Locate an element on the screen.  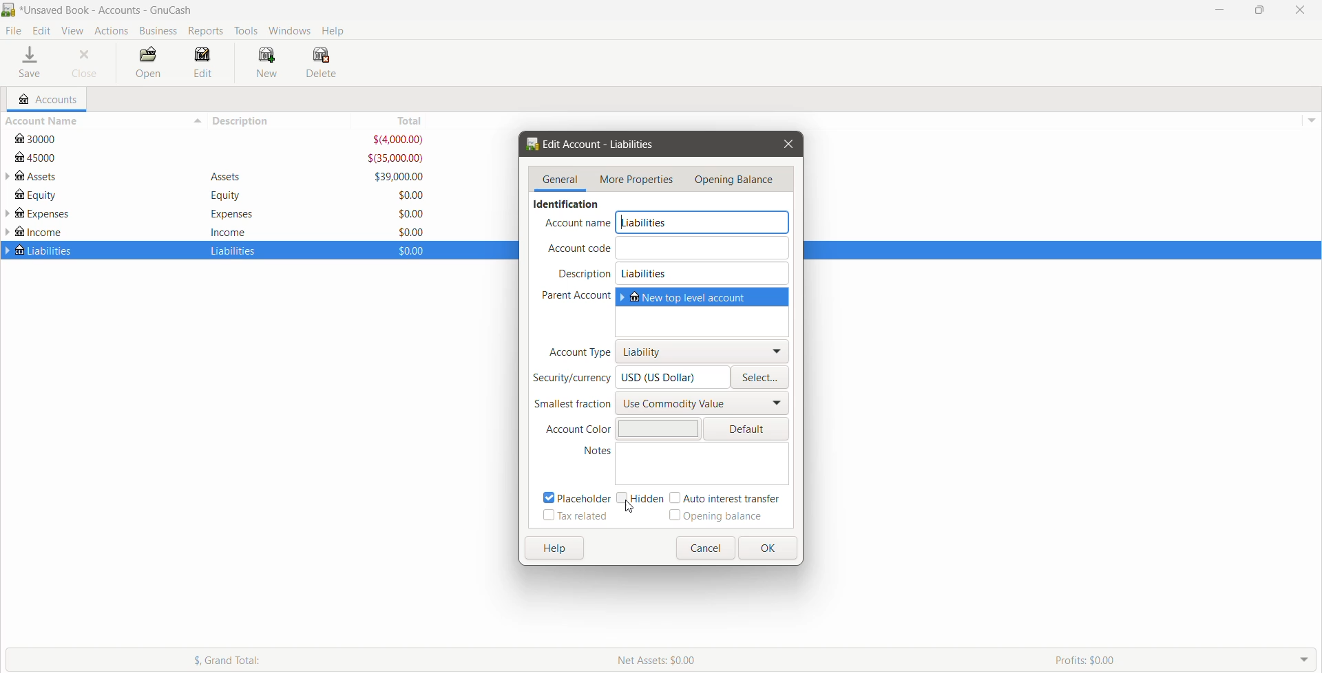
expand subaccounts is located at coordinates (8, 177).